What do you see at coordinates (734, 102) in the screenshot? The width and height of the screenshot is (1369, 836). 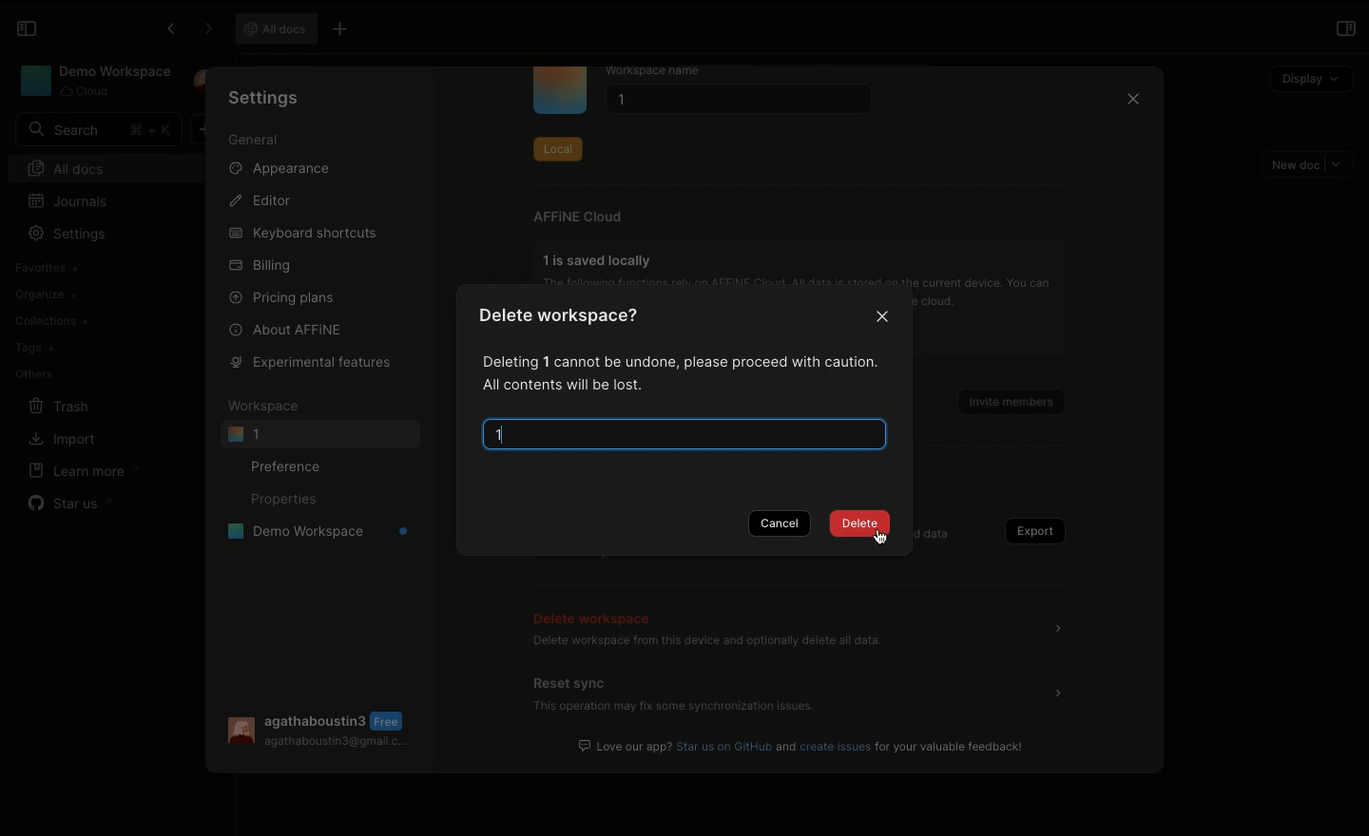 I see `1` at bounding box center [734, 102].